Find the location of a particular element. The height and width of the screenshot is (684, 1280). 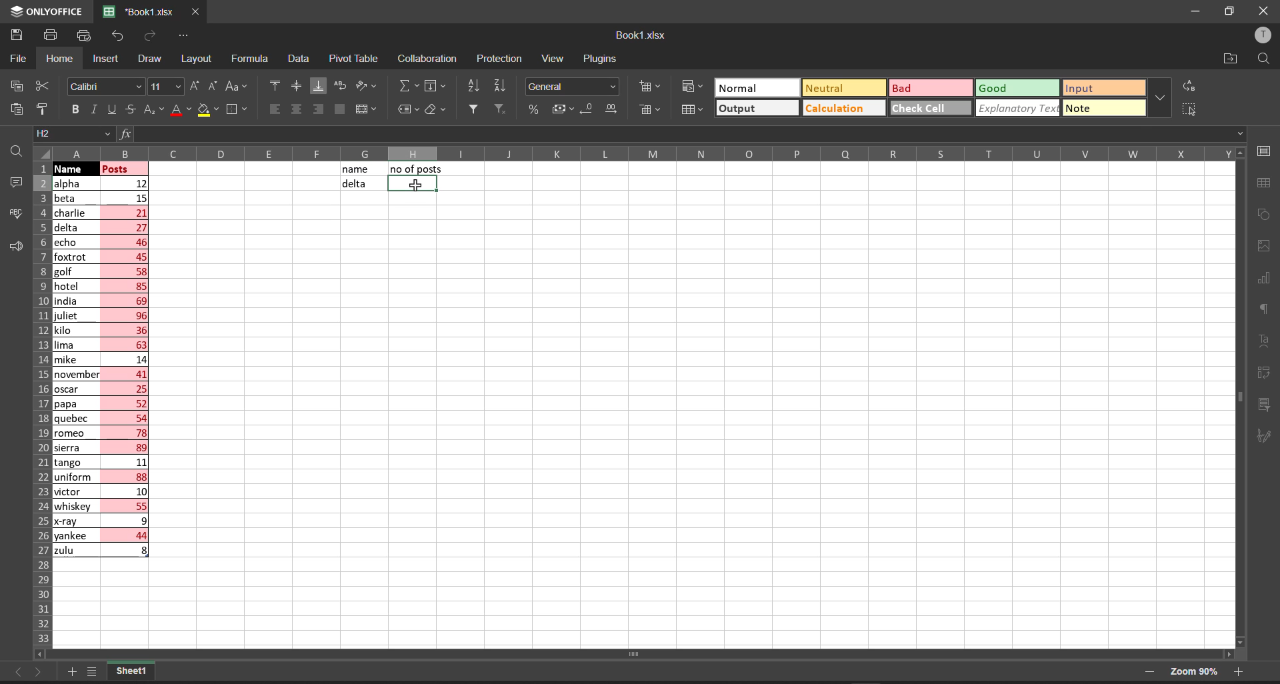

paragraph settings is located at coordinates (1267, 310).